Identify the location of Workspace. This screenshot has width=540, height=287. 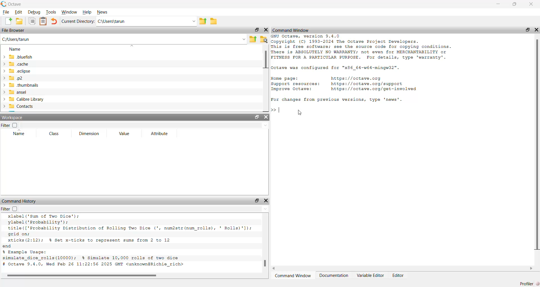
(13, 117).